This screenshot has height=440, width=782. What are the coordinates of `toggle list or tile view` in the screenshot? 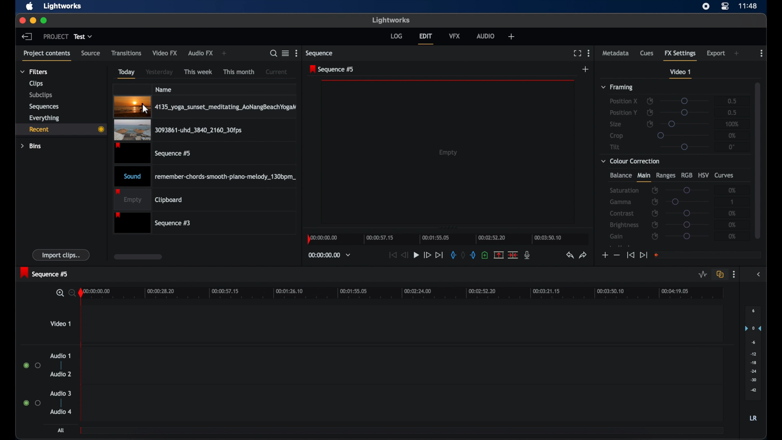 It's located at (286, 53).